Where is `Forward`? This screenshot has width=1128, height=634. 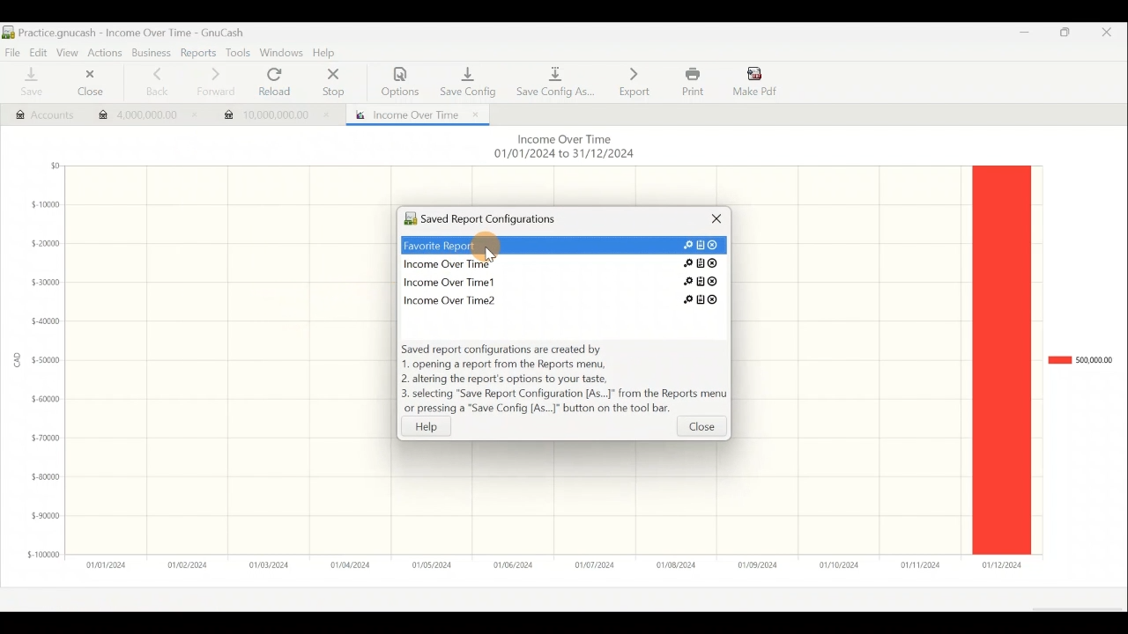
Forward is located at coordinates (214, 82).